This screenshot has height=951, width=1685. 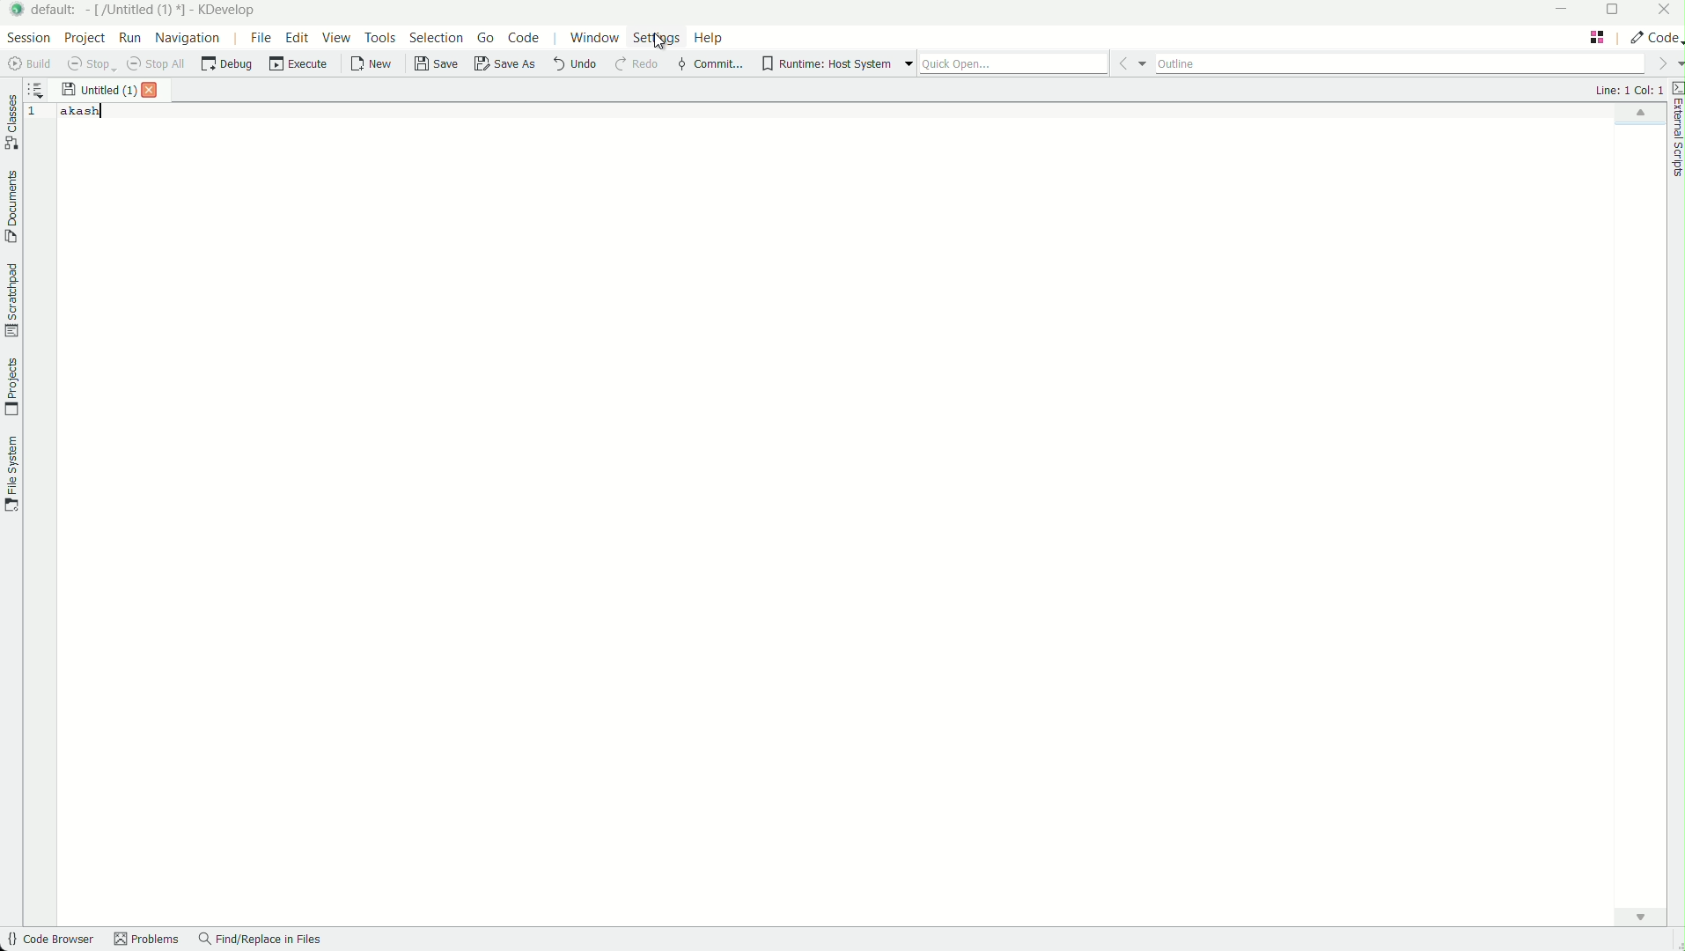 What do you see at coordinates (130, 38) in the screenshot?
I see `run menu` at bounding box center [130, 38].